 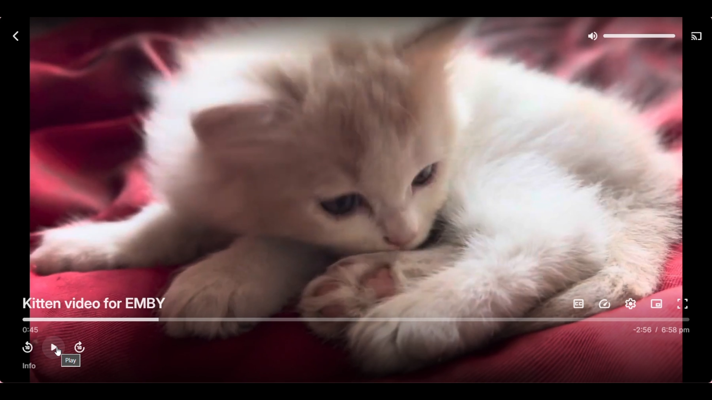 What do you see at coordinates (53, 347) in the screenshot?
I see `Play button` at bounding box center [53, 347].